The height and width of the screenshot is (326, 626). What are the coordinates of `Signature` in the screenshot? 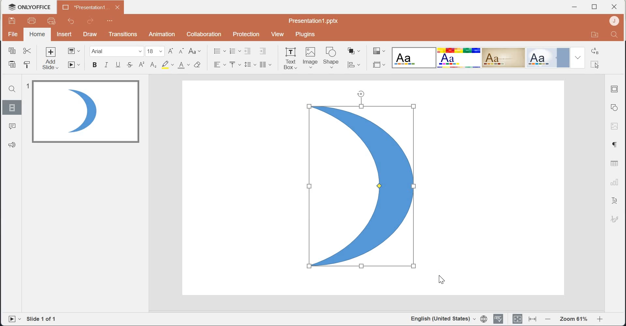 It's located at (615, 218).